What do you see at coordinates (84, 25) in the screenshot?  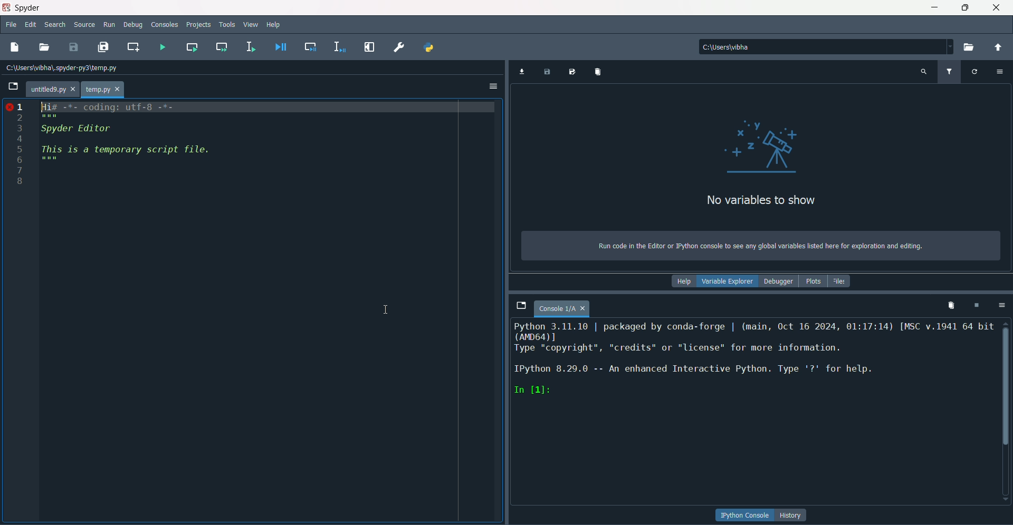 I see `source` at bounding box center [84, 25].